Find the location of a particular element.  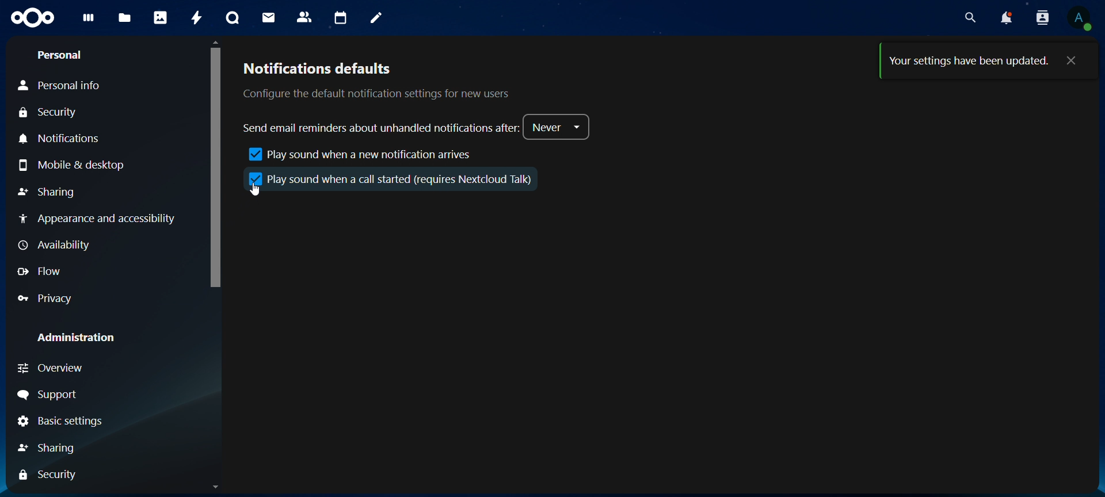

notes is located at coordinates (376, 18).